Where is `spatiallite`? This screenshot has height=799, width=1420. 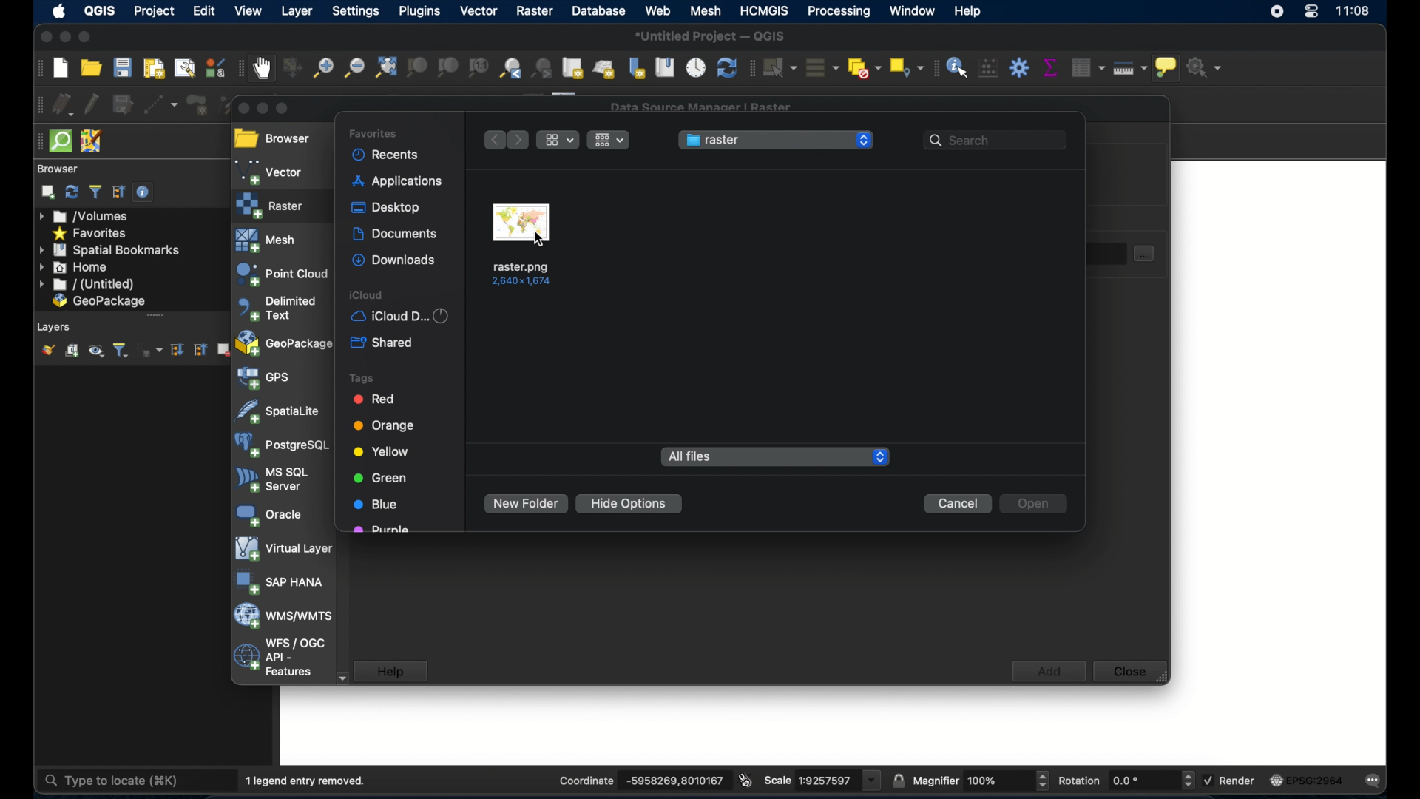 spatiallite is located at coordinates (277, 412).